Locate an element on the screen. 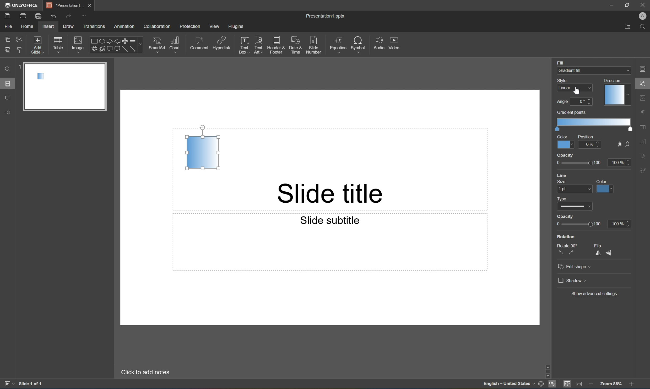 The image size is (650, 389). 1 is located at coordinates (20, 67).